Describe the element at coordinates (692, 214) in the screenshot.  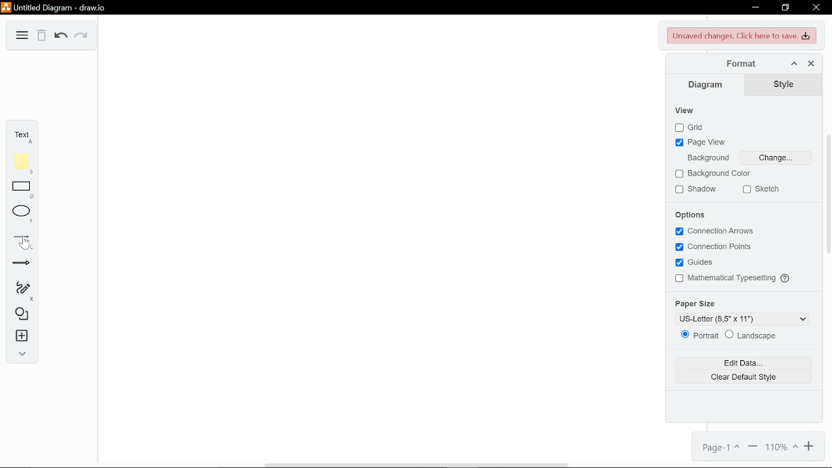
I see `Options` at that location.